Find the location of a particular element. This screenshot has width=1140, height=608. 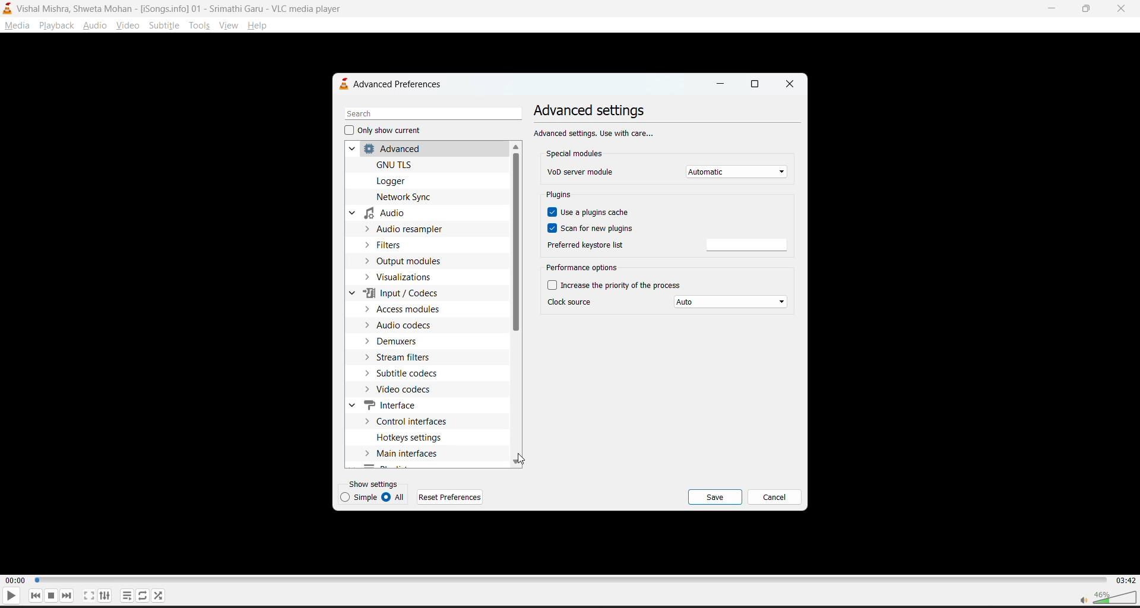

maximize is located at coordinates (1089, 9).